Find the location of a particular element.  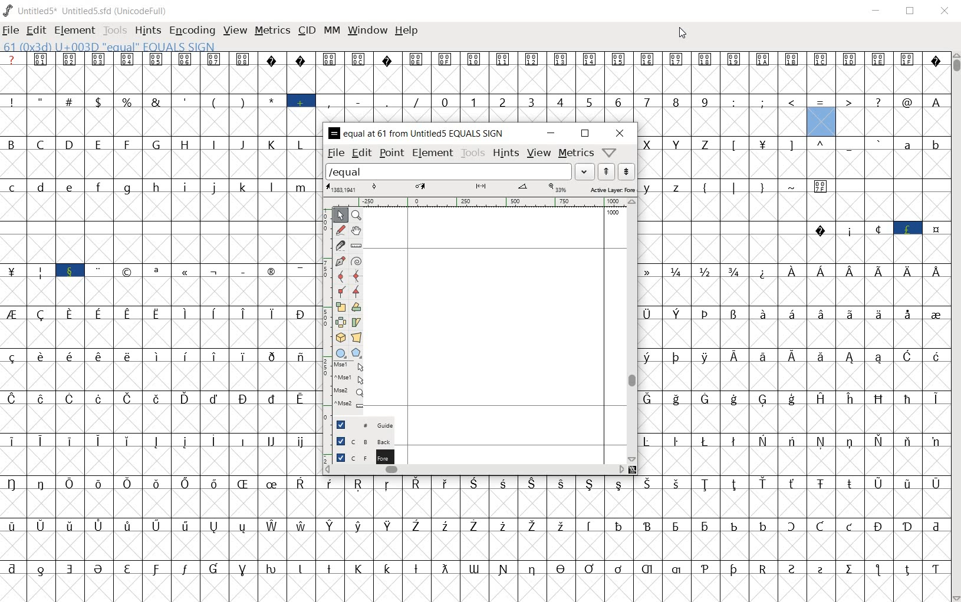

minimize is located at coordinates (551, 134).